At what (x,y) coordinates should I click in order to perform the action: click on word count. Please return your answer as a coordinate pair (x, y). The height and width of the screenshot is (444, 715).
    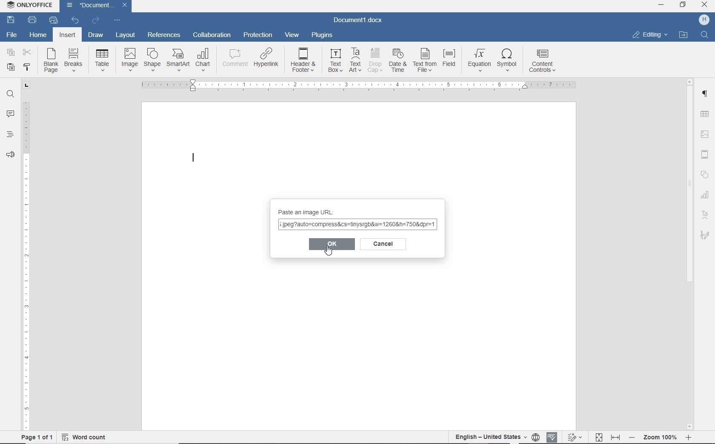
    Looking at the image, I should click on (86, 438).